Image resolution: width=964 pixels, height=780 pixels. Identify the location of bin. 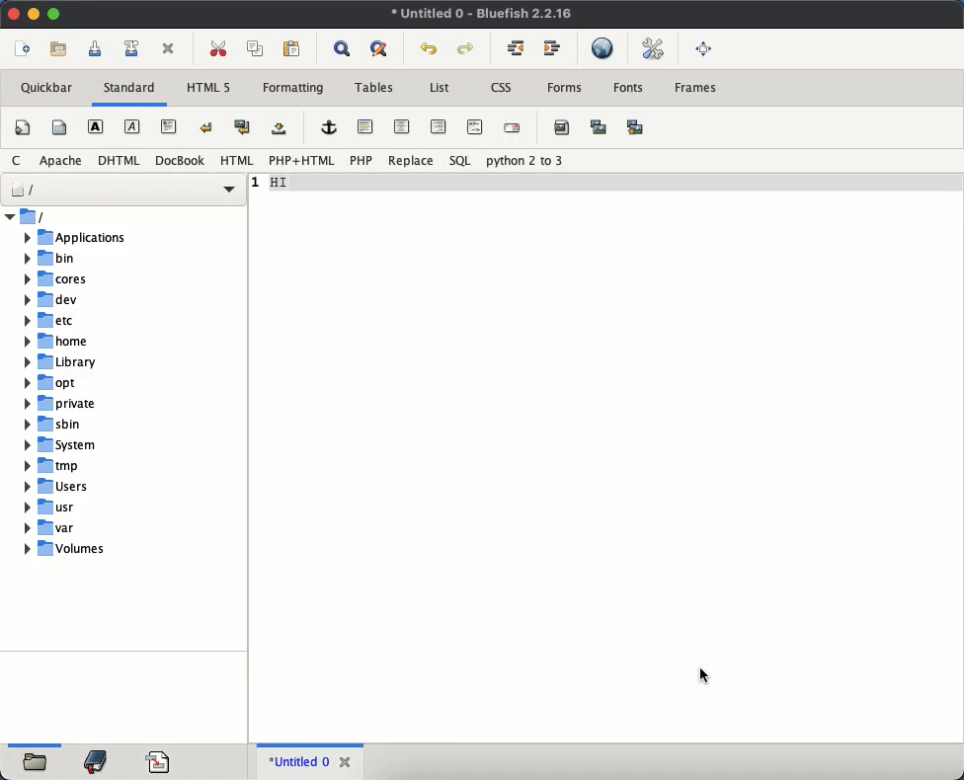
(97, 258).